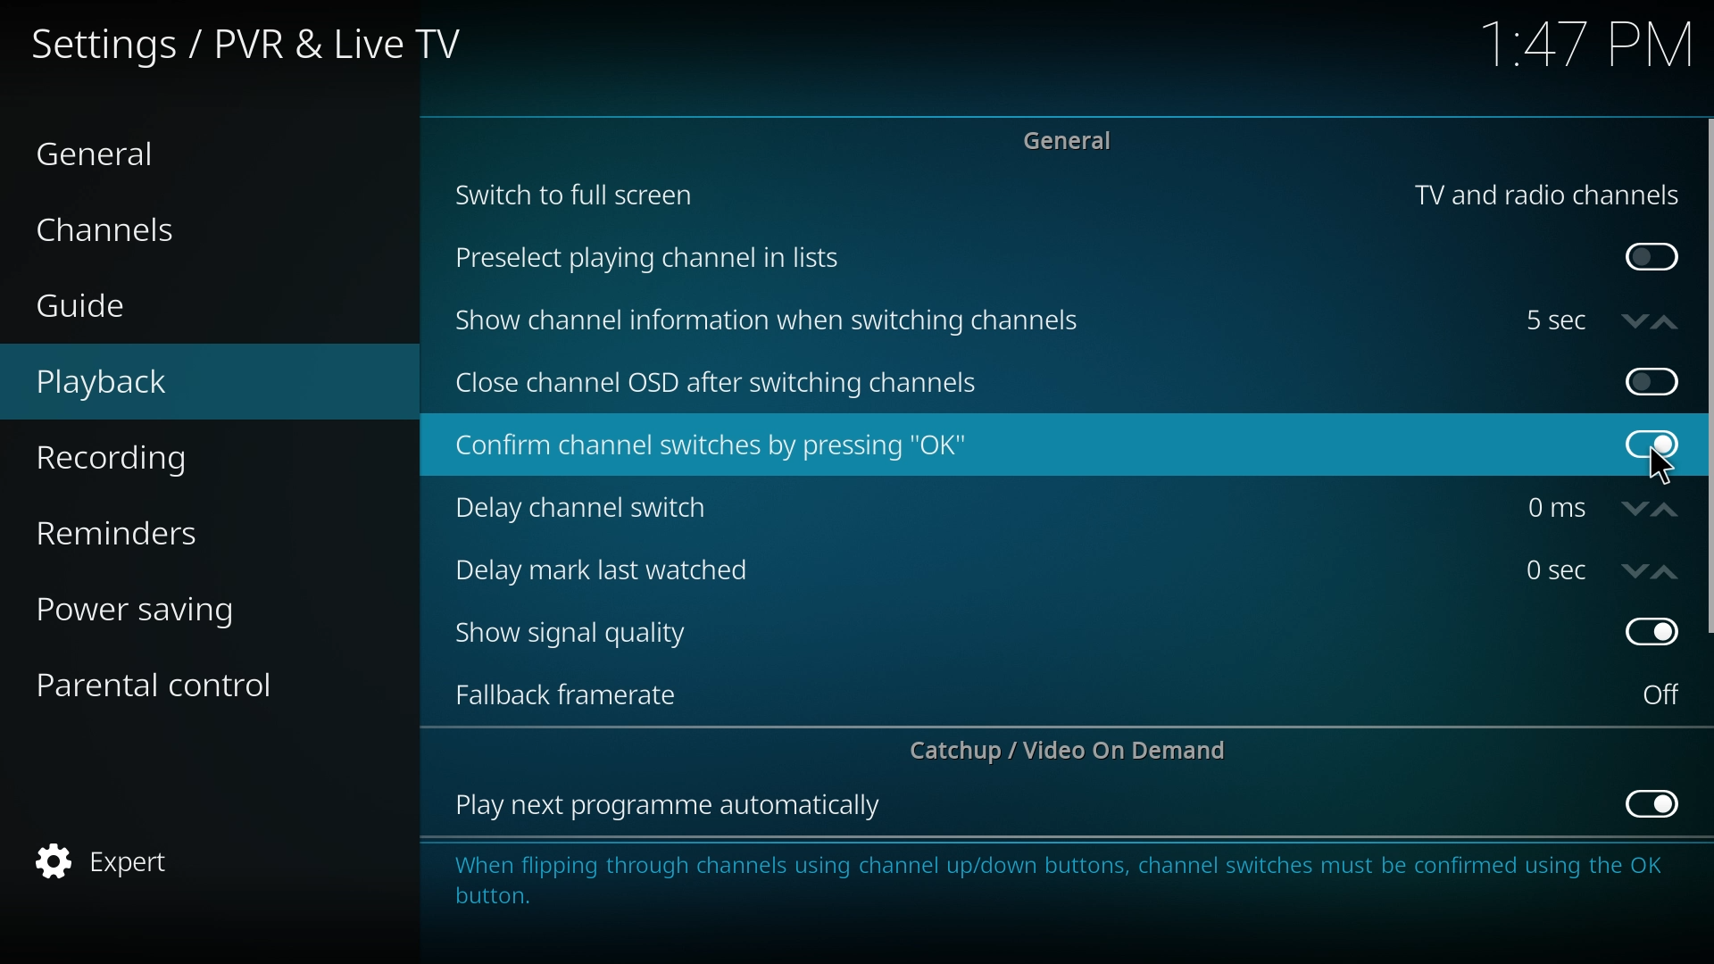  What do you see at coordinates (584, 634) in the screenshot?
I see `show signal quality` at bounding box center [584, 634].